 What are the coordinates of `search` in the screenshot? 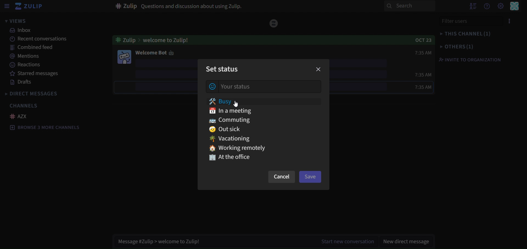 It's located at (410, 6).